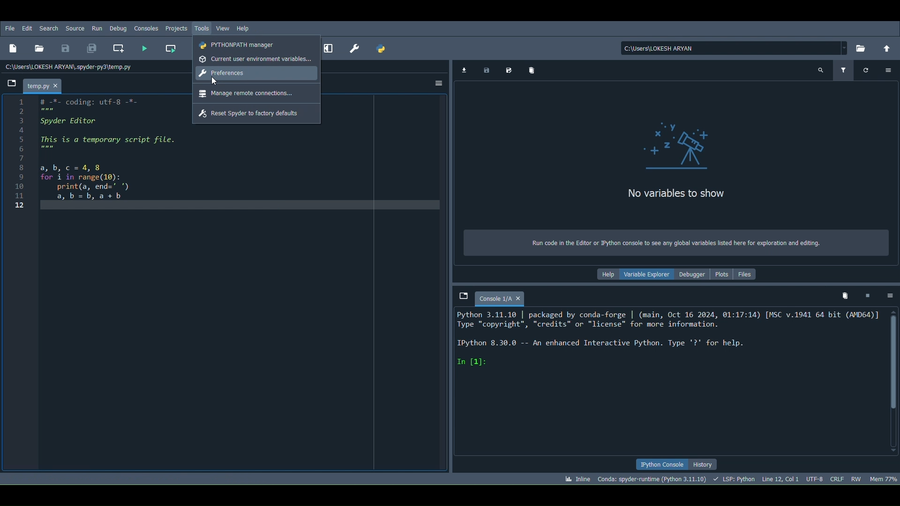 The width and height of the screenshot is (900, 506). What do you see at coordinates (254, 73) in the screenshot?
I see `Preferences` at bounding box center [254, 73].